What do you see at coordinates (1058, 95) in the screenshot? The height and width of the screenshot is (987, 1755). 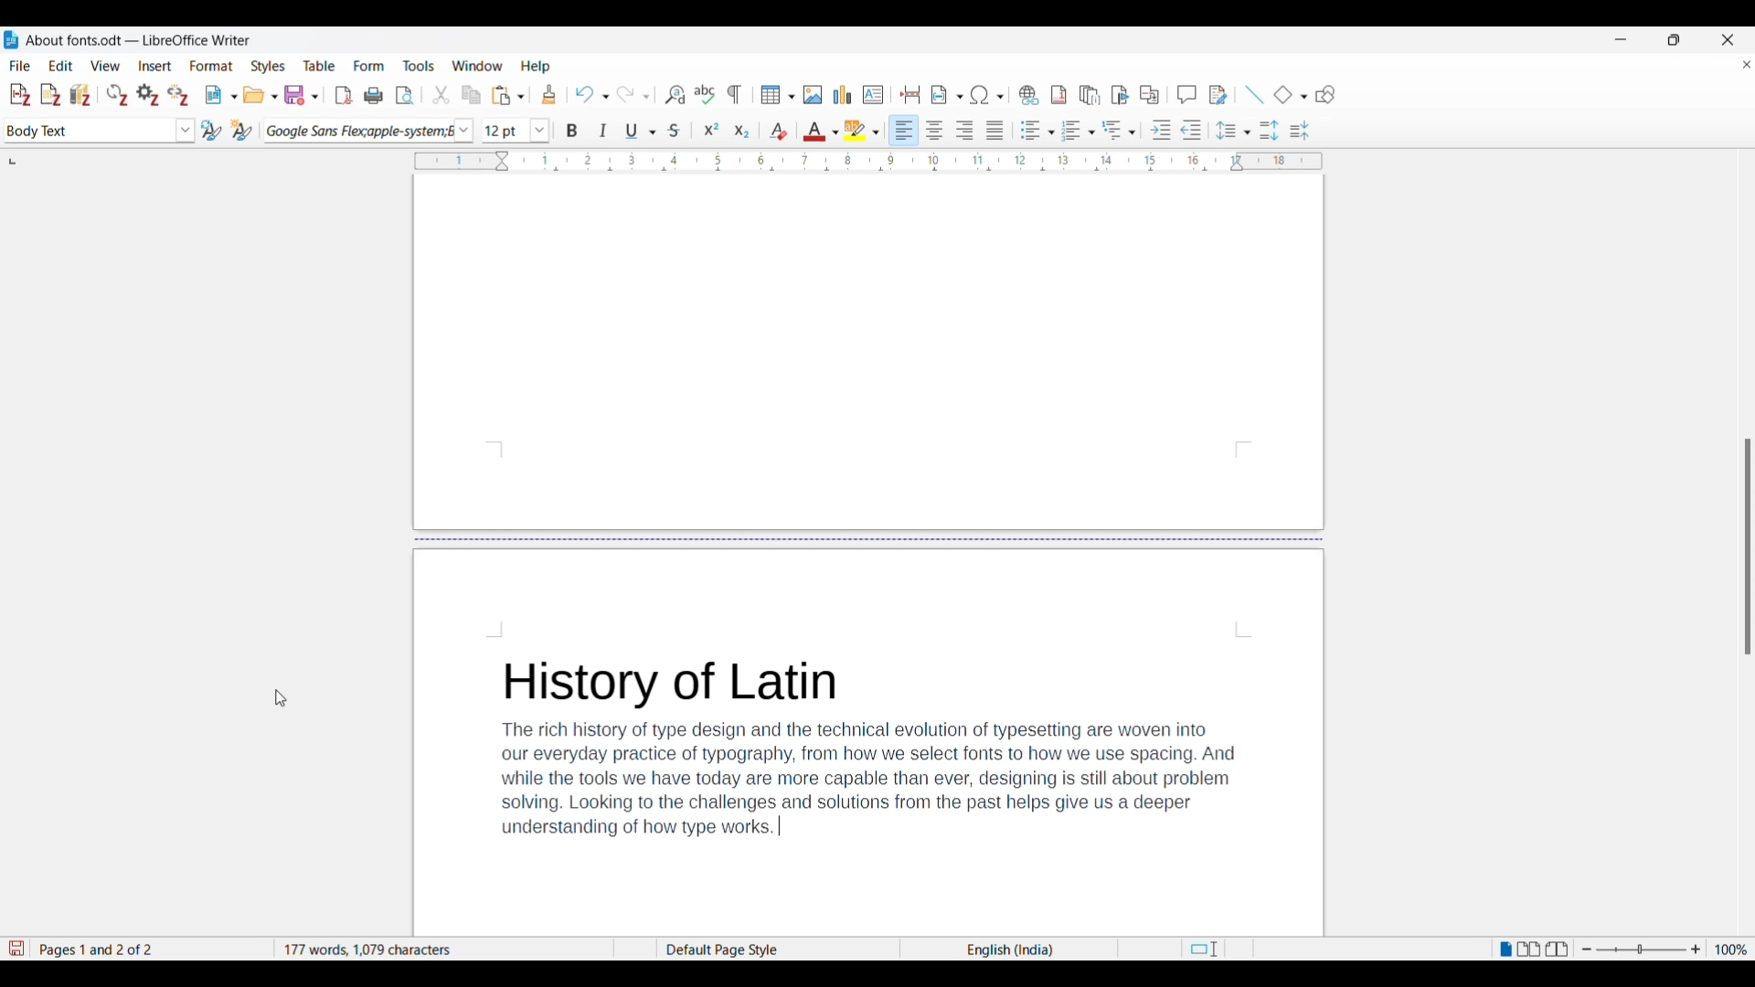 I see `Insert footnote` at bounding box center [1058, 95].